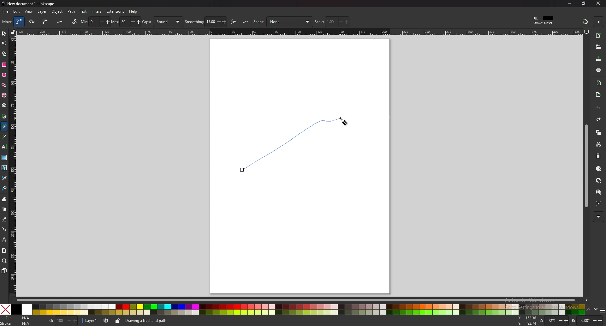 This screenshot has height=326, width=606. I want to click on text, so click(4, 147).